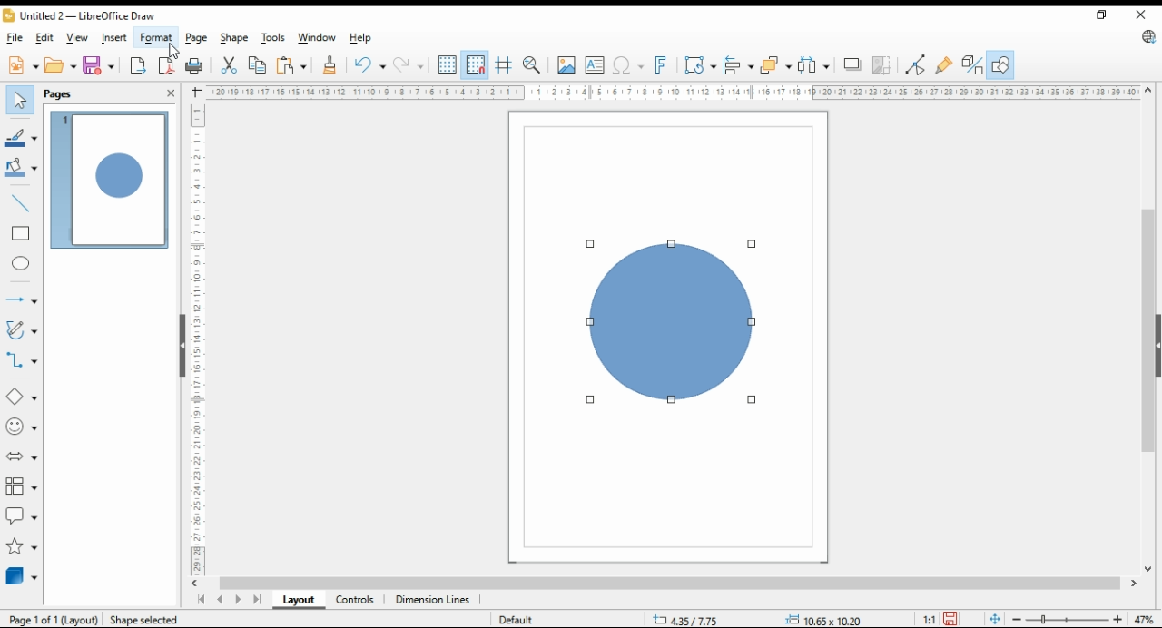 This screenshot has height=628, width=1162. Describe the element at coordinates (1142, 617) in the screenshot. I see `zoom factor` at that location.